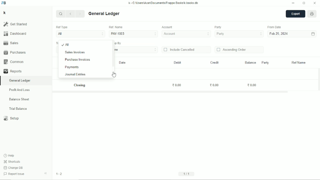 This screenshot has width=320, height=180. I want to click on Account, so click(187, 34).